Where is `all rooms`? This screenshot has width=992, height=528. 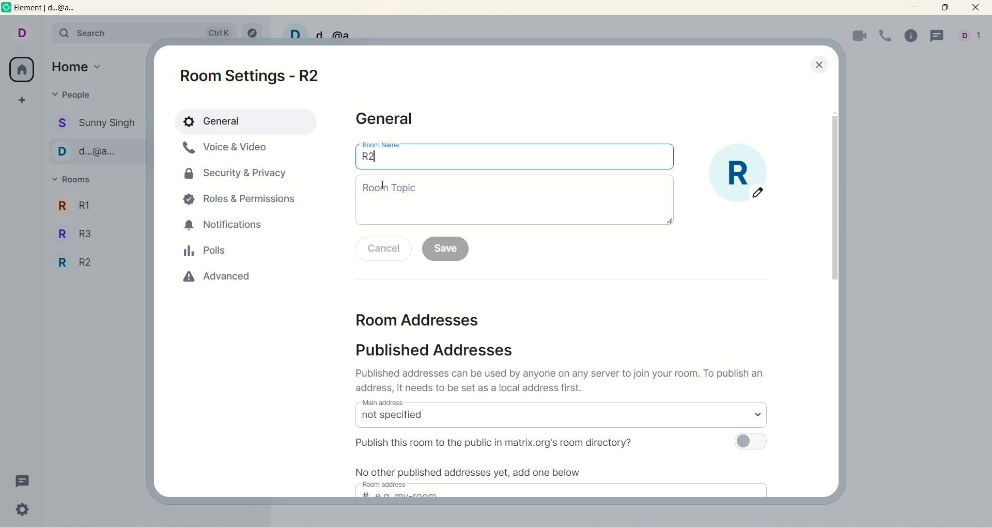 all rooms is located at coordinates (23, 69).